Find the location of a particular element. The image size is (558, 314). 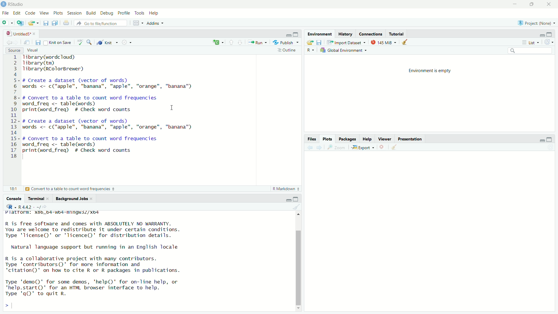

Session is located at coordinates (75, 14).